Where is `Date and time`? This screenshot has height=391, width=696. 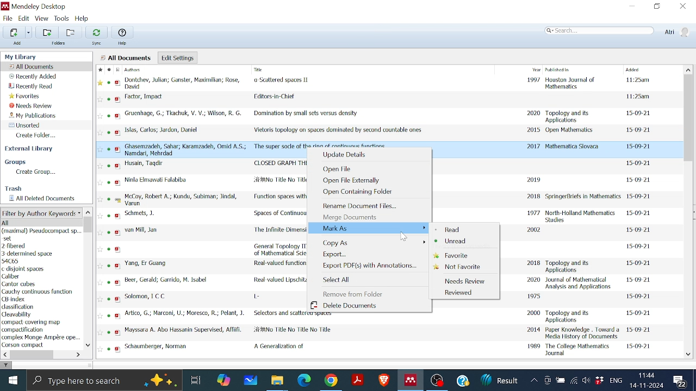 Date and time is located at coordinates (648, 380).